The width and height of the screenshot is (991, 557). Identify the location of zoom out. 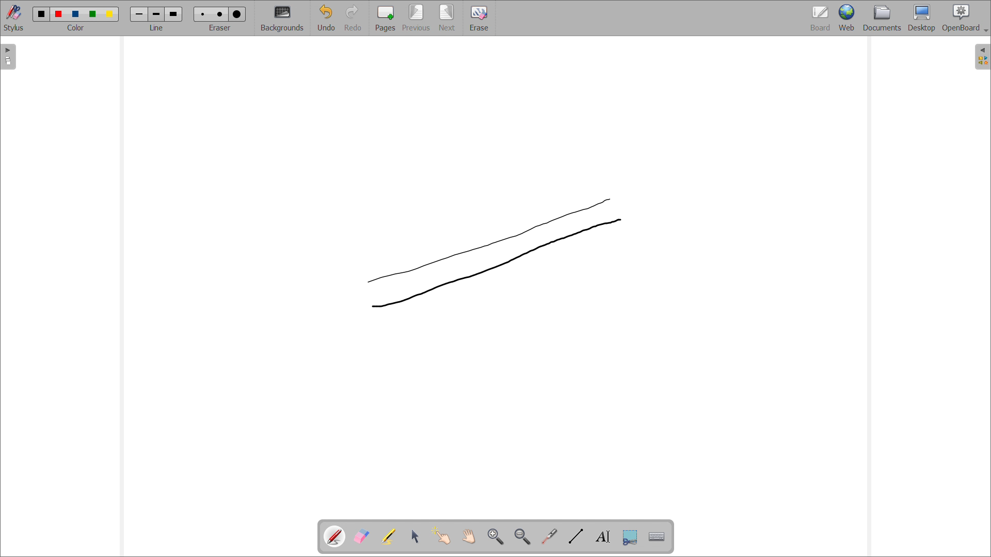
(523, 536).